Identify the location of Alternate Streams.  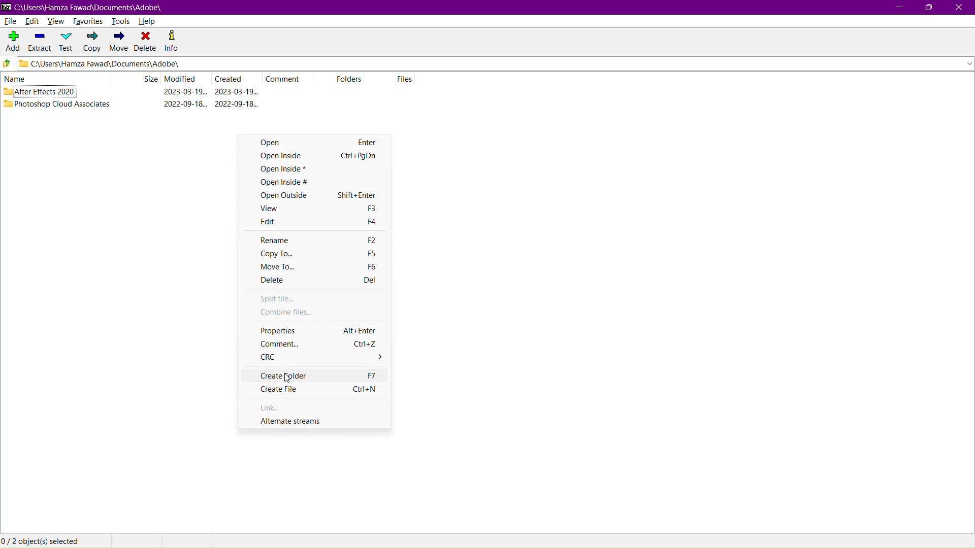
(314, 421).